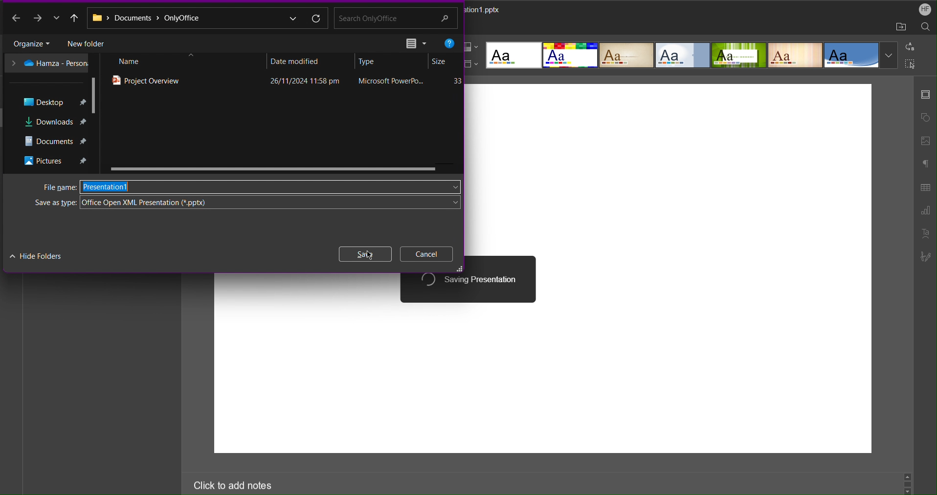  I want to click on Saving Presentation, so click(467, 287).